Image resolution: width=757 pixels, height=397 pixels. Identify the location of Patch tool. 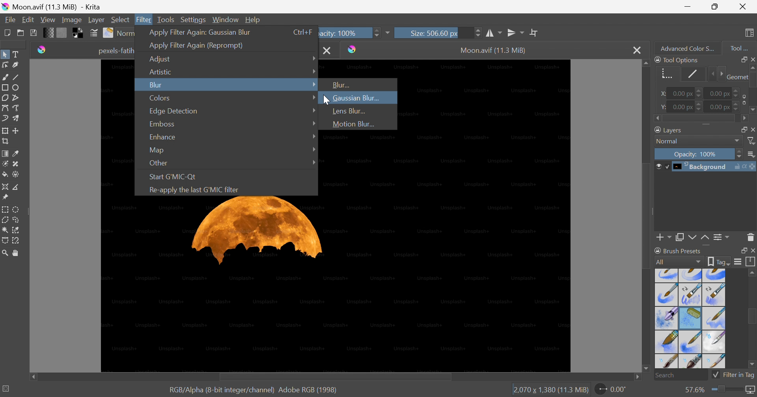
(15, 164).